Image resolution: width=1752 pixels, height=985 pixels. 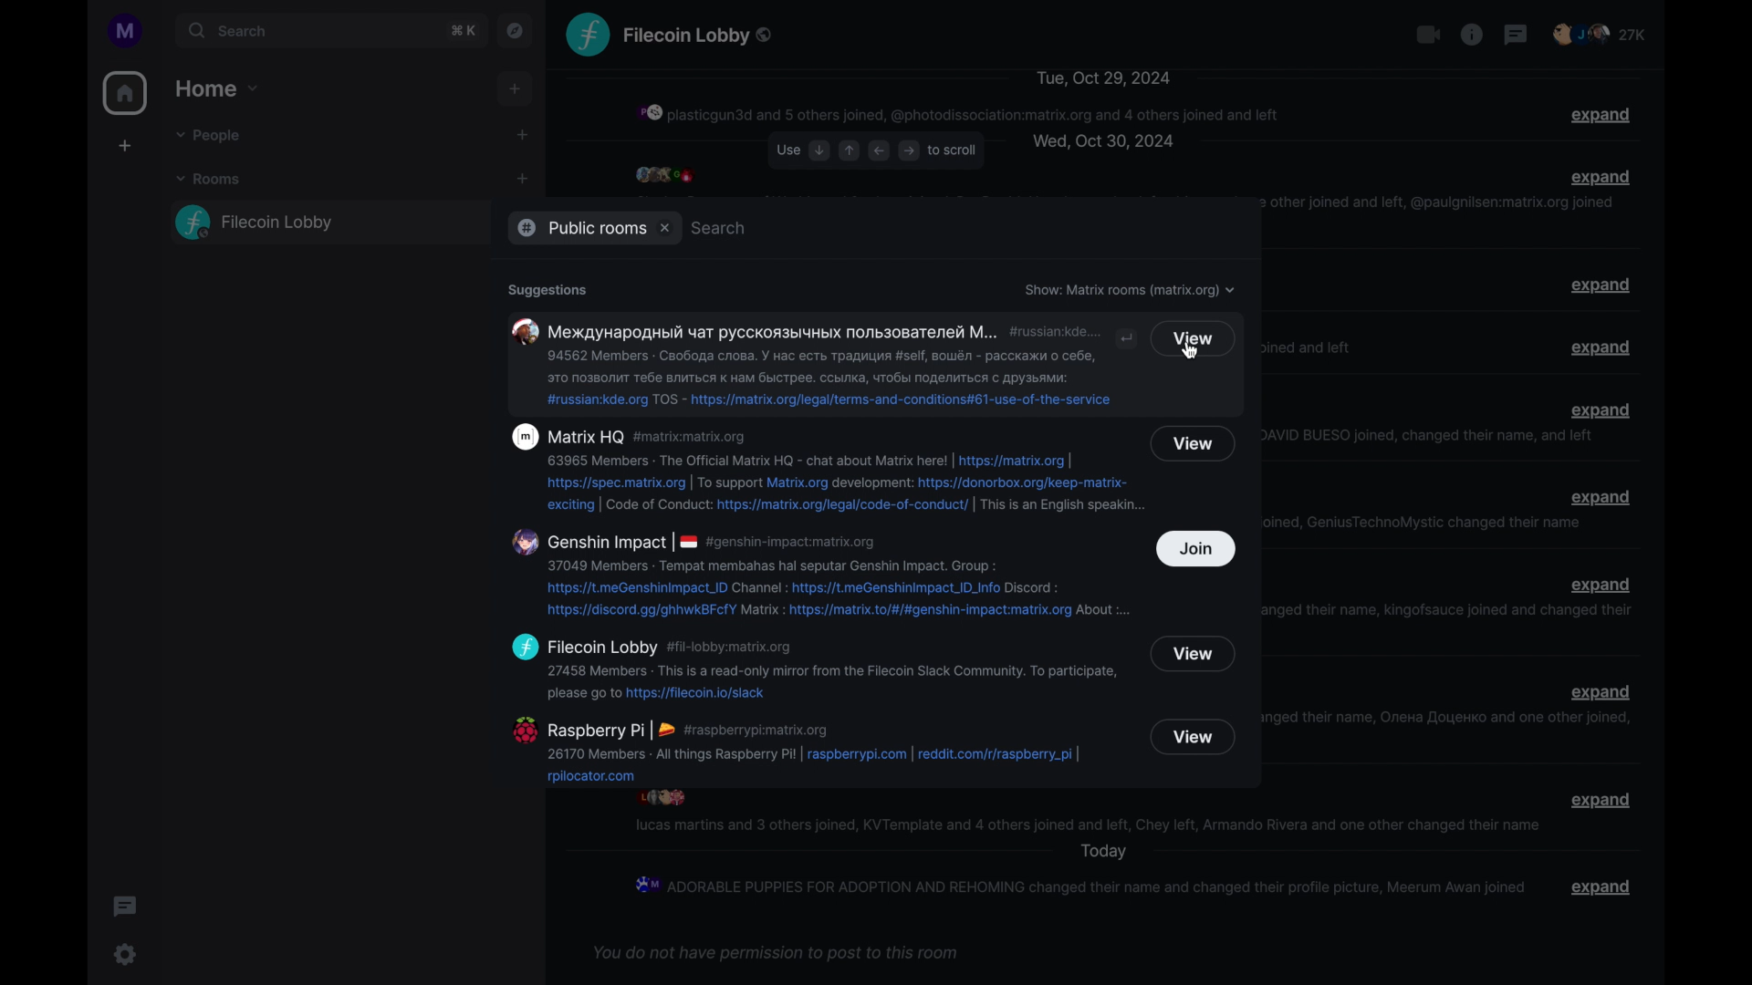 What do you see at coordinates (1193, 737) in the screenshot?
I see `view` at bounding box center [1193, 737].